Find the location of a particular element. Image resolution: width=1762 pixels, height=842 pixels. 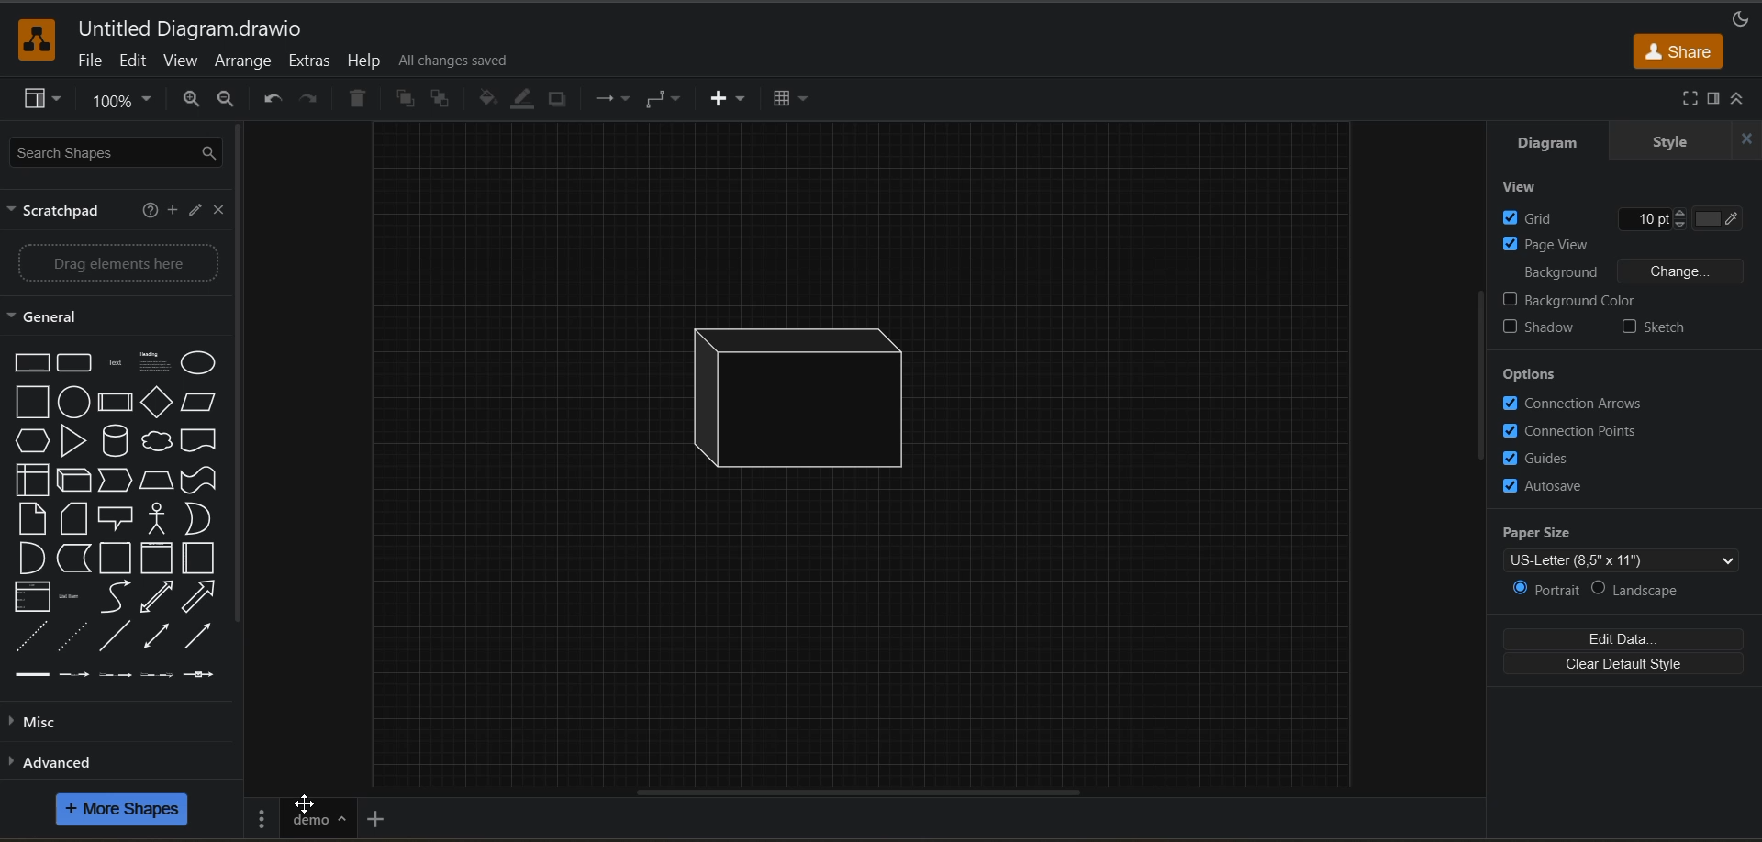

diagram is located at coordinates (1563, 141).